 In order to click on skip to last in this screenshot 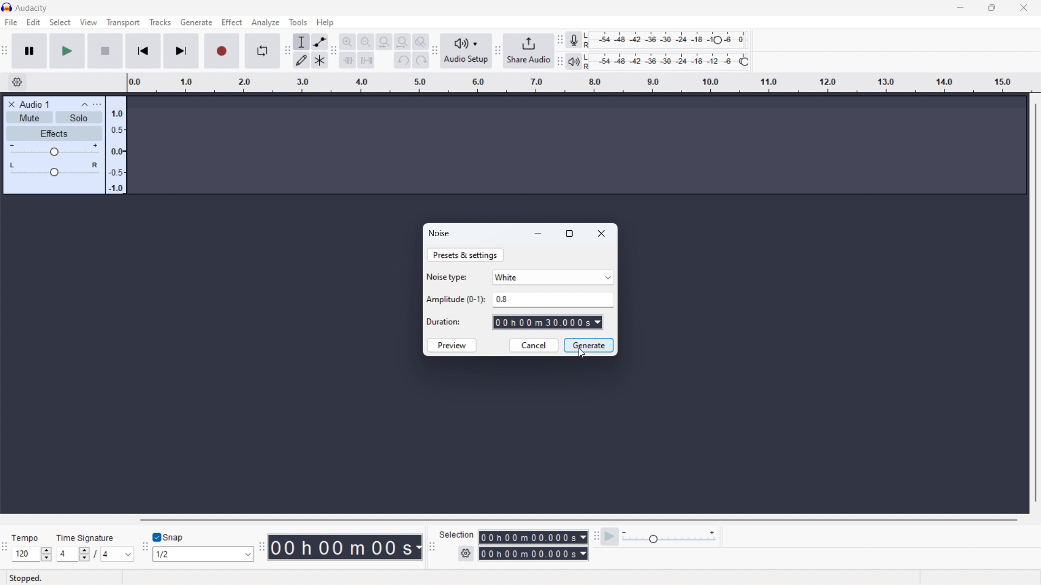, I will do `click(182, 51)`.